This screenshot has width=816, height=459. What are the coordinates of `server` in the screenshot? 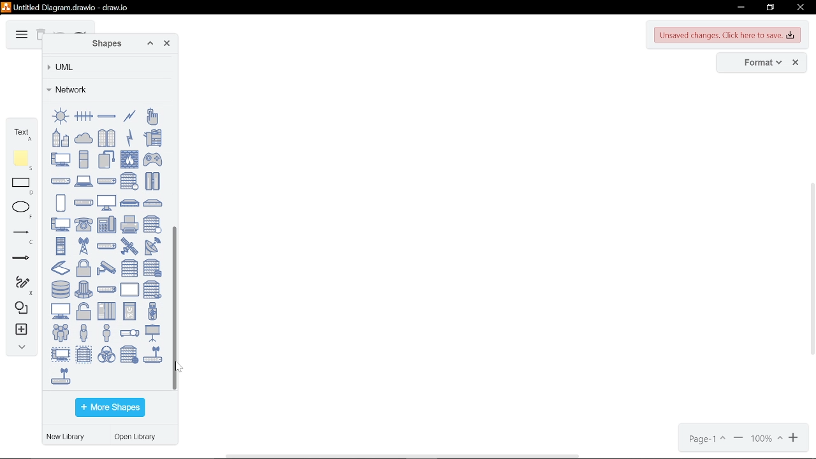 It's located at (129, 268).